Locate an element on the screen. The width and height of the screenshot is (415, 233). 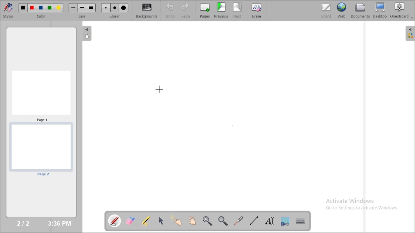
Color 5 is located at coordinates (59, 8).